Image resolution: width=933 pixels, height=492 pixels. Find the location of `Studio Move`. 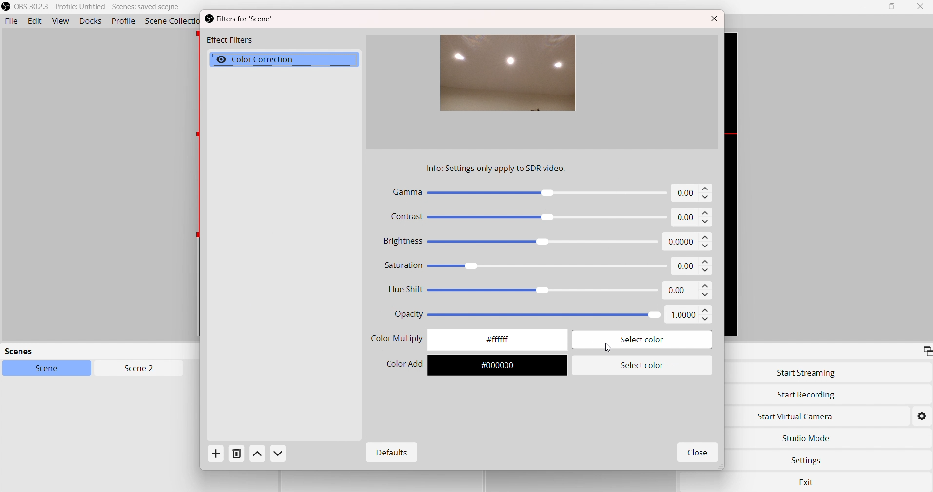

Studio Move is located at coordinates (806, 436).